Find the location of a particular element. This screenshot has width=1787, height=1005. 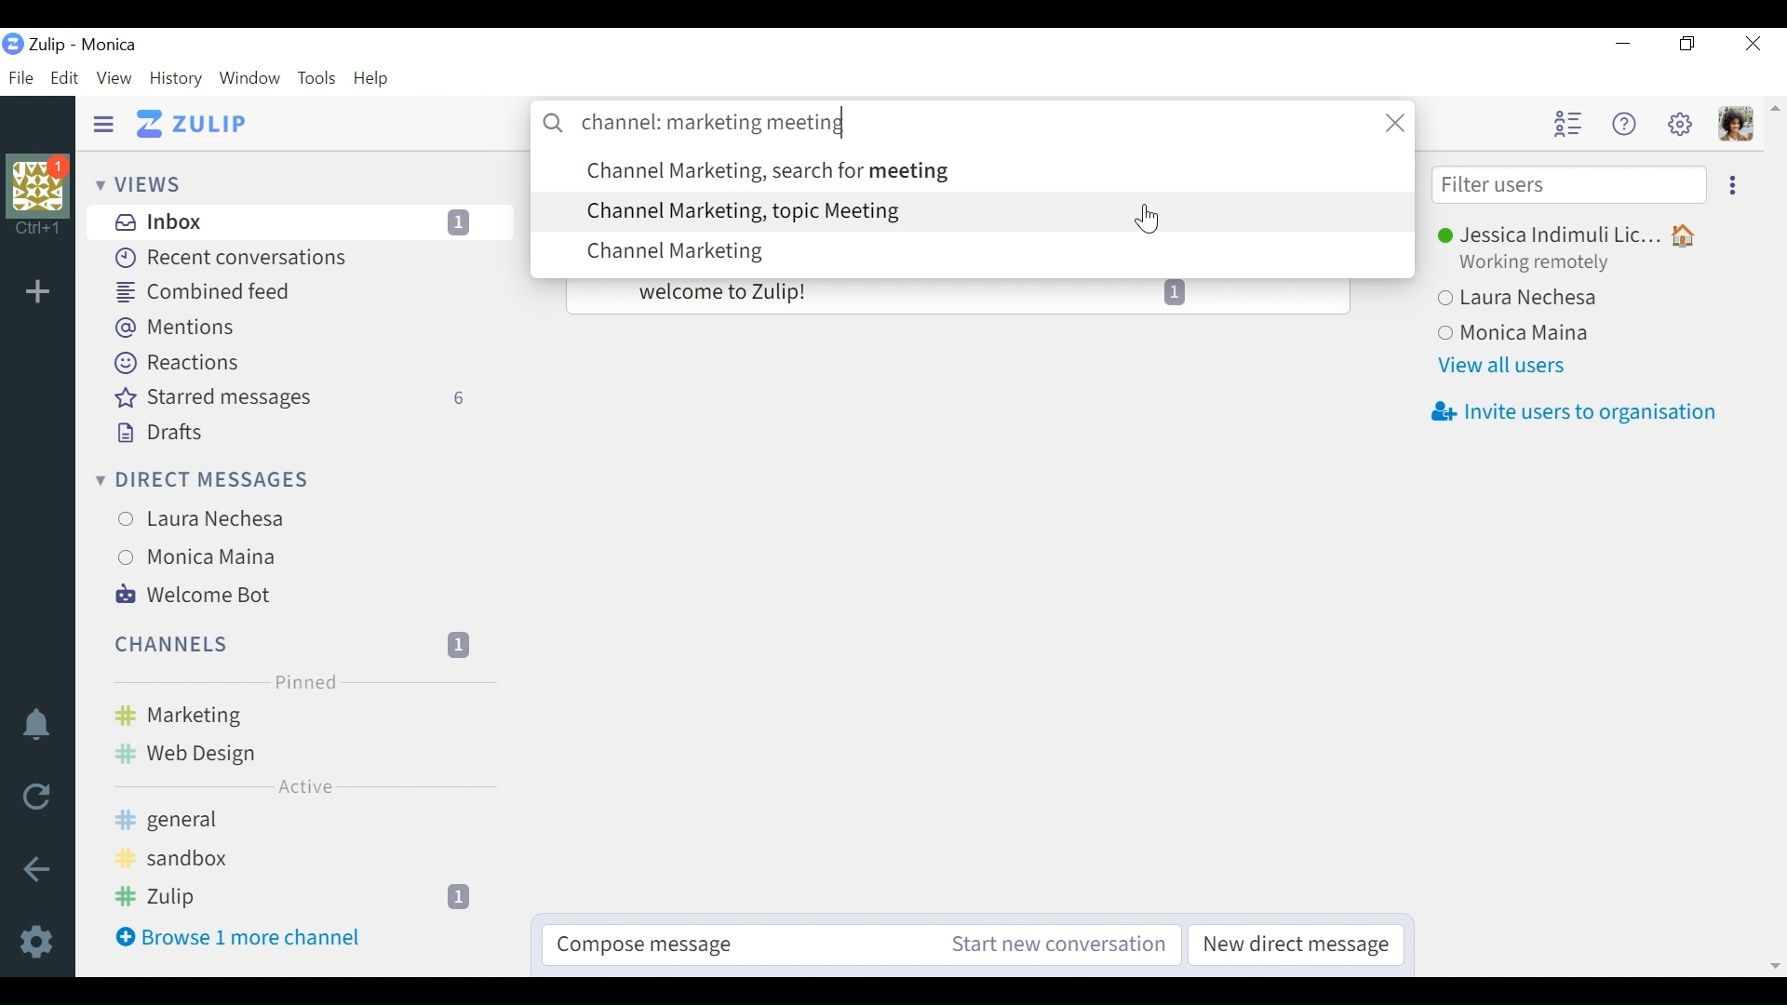

Direct messages is located at coordinates (200, 481).